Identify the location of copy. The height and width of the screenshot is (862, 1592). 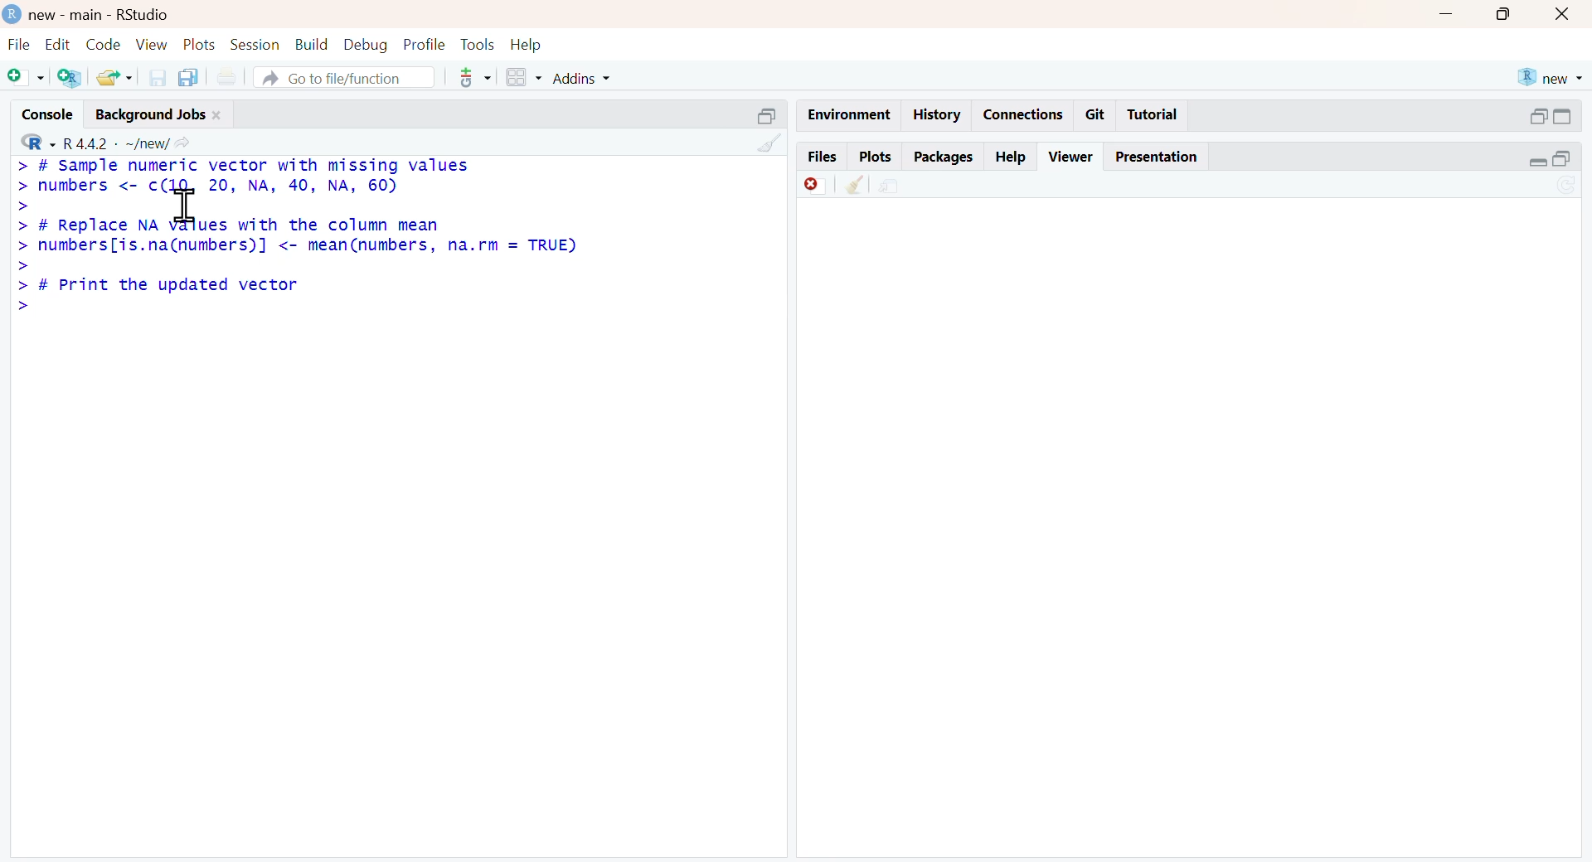
(188, 78).